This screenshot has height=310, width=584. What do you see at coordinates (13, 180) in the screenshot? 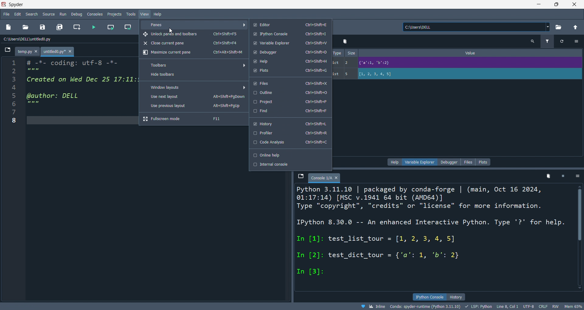
I see `line number - 1 2 3 4 5 6 7 8` at bounding box center [13, 180].